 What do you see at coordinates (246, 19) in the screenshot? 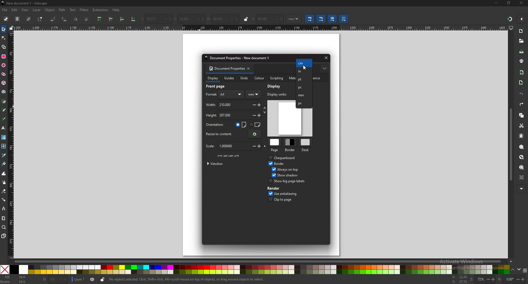
I see `lock` at bounding box center [246, 19].